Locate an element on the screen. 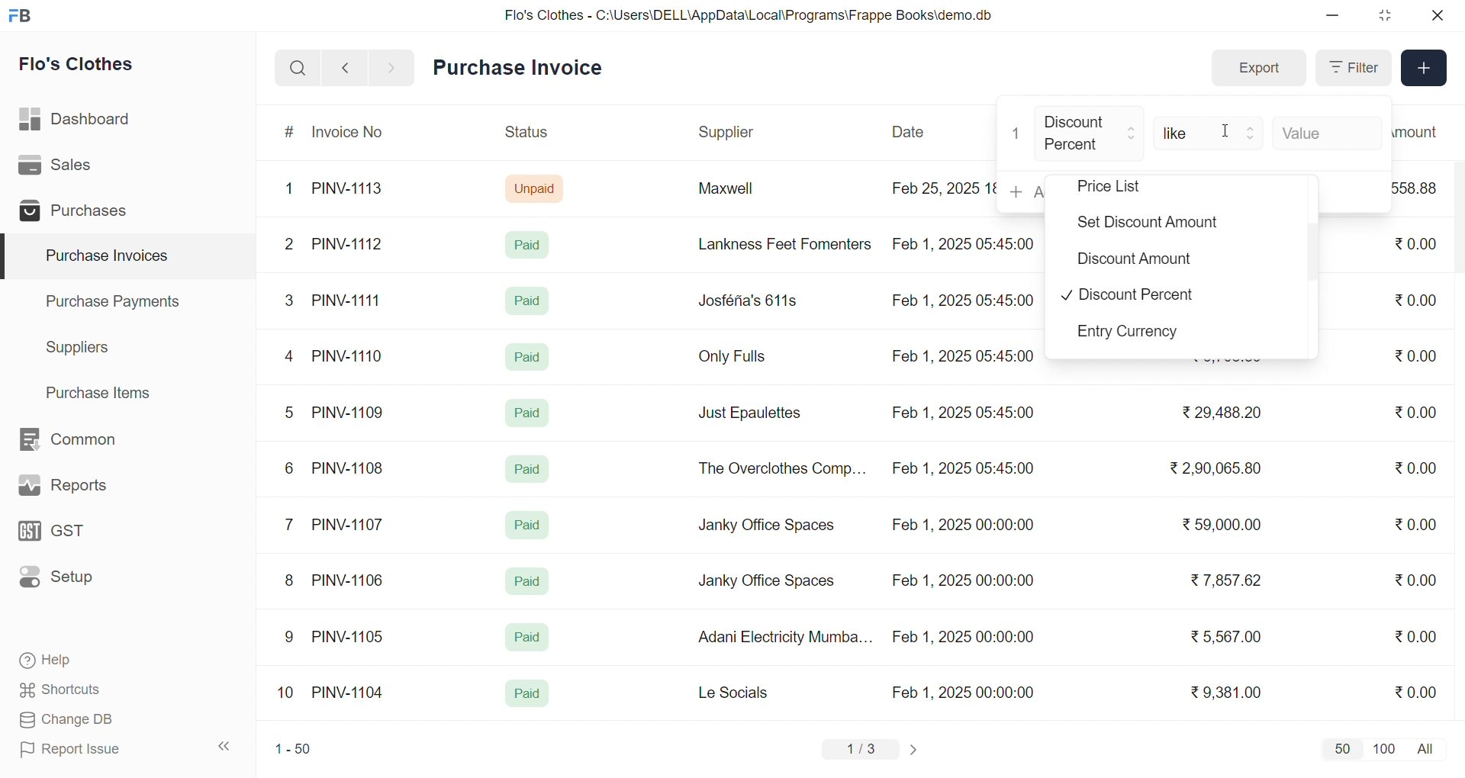 Image resolution: width=1465 pixels, height=778 pixels. Report Issue is located at coordinates (95, 749).